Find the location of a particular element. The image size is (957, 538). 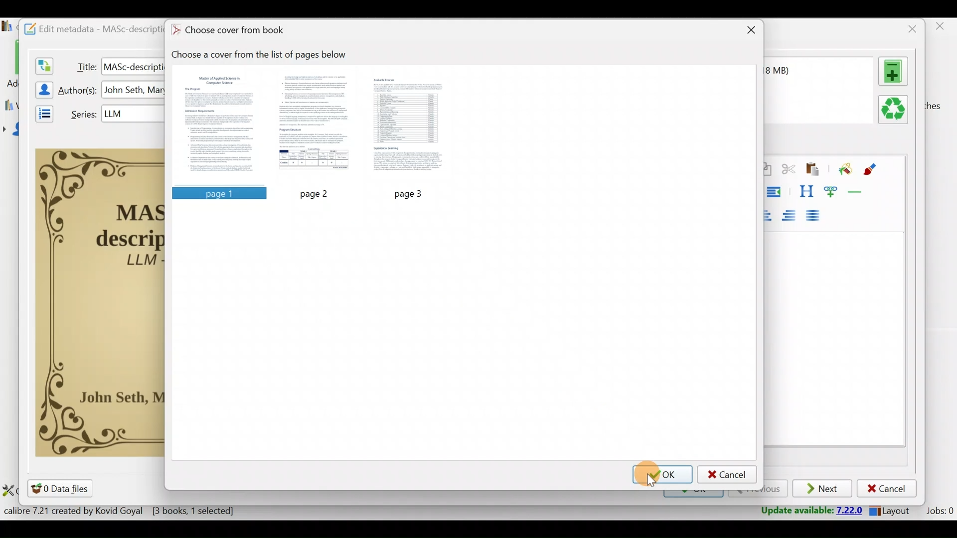

Align justified is located at coordinates (816, 216).